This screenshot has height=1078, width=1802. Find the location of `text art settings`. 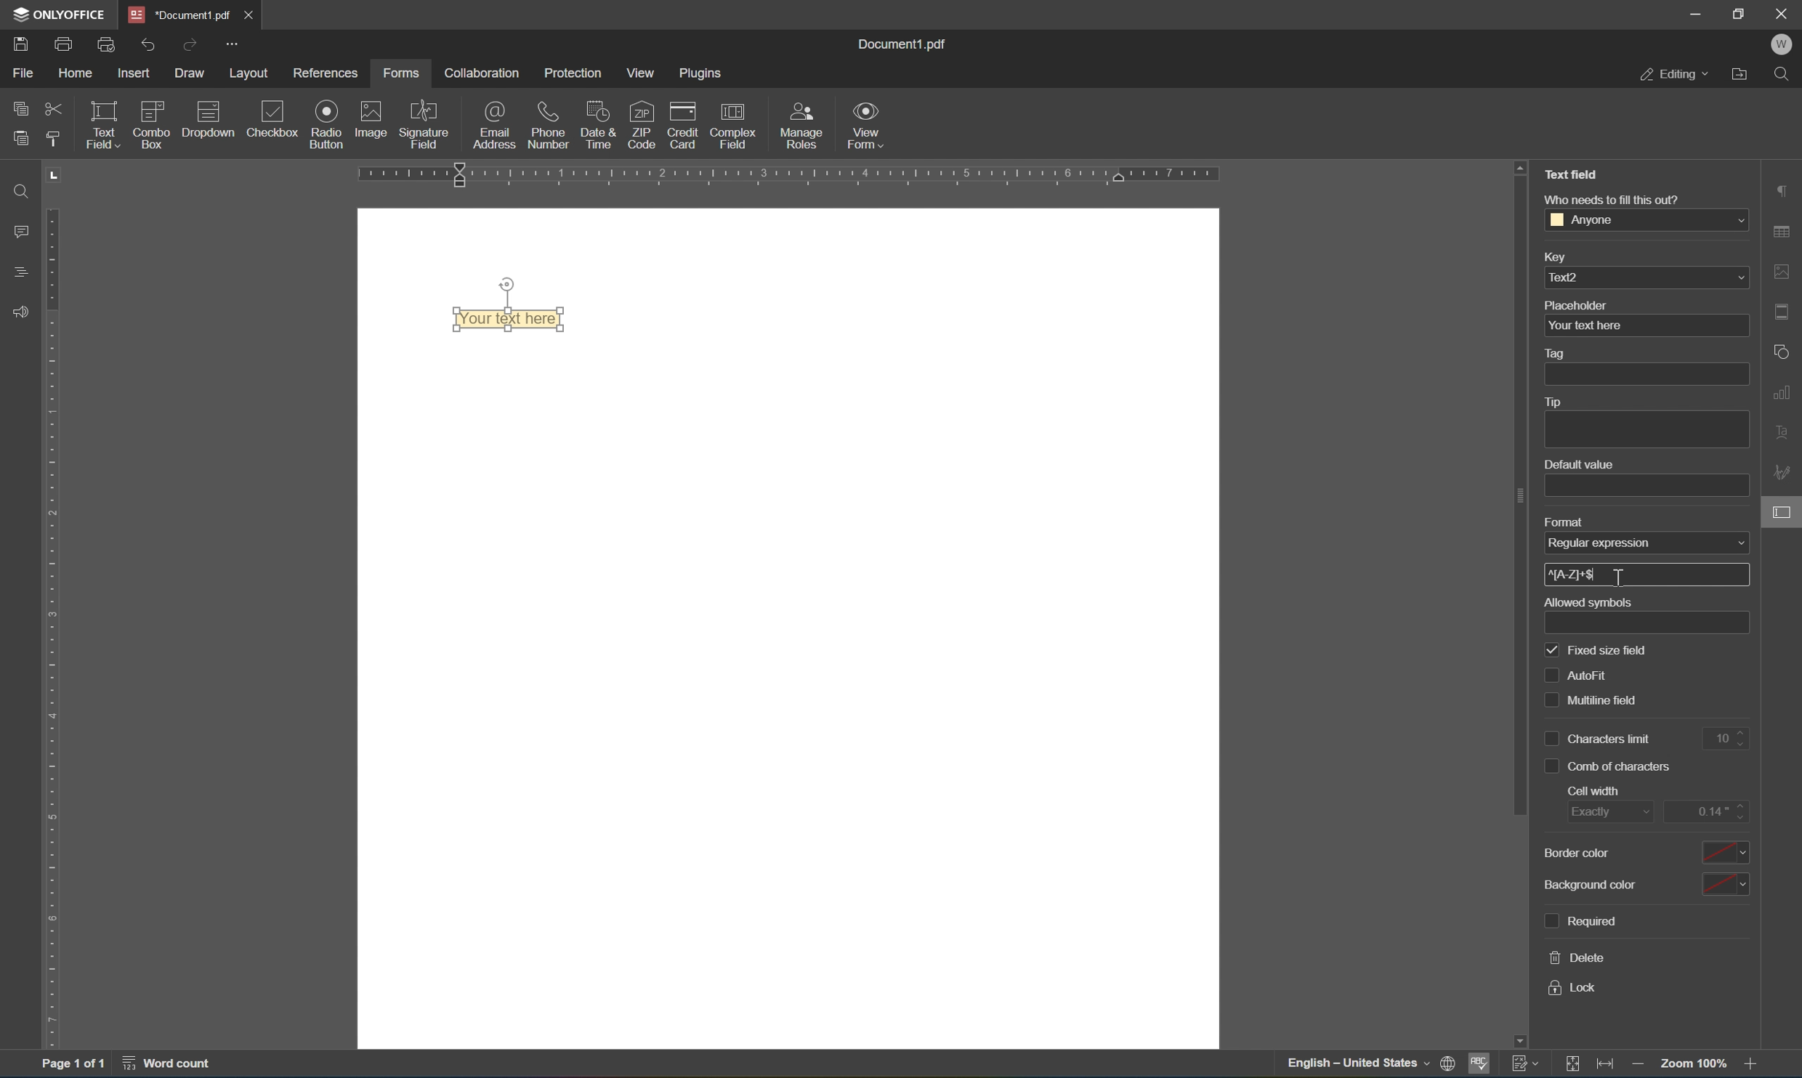

text art settings is located at coordinates (1782, 436).